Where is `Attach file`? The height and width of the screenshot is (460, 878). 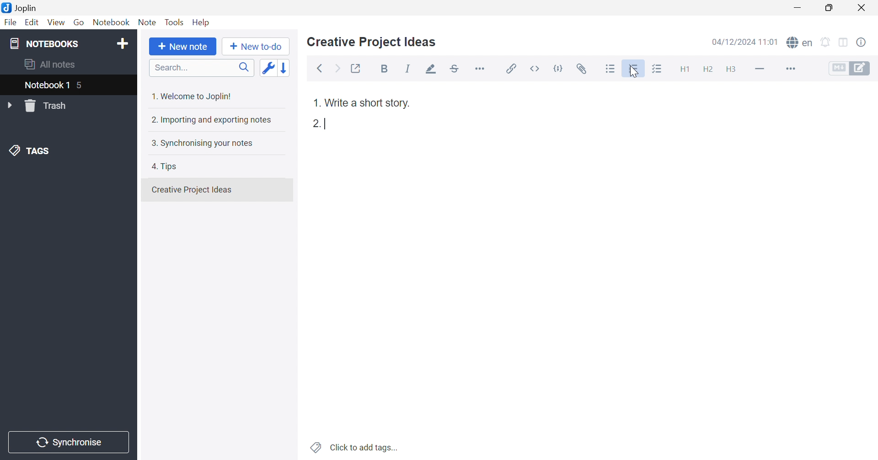
Attach file is located at coordinates (585, 70).